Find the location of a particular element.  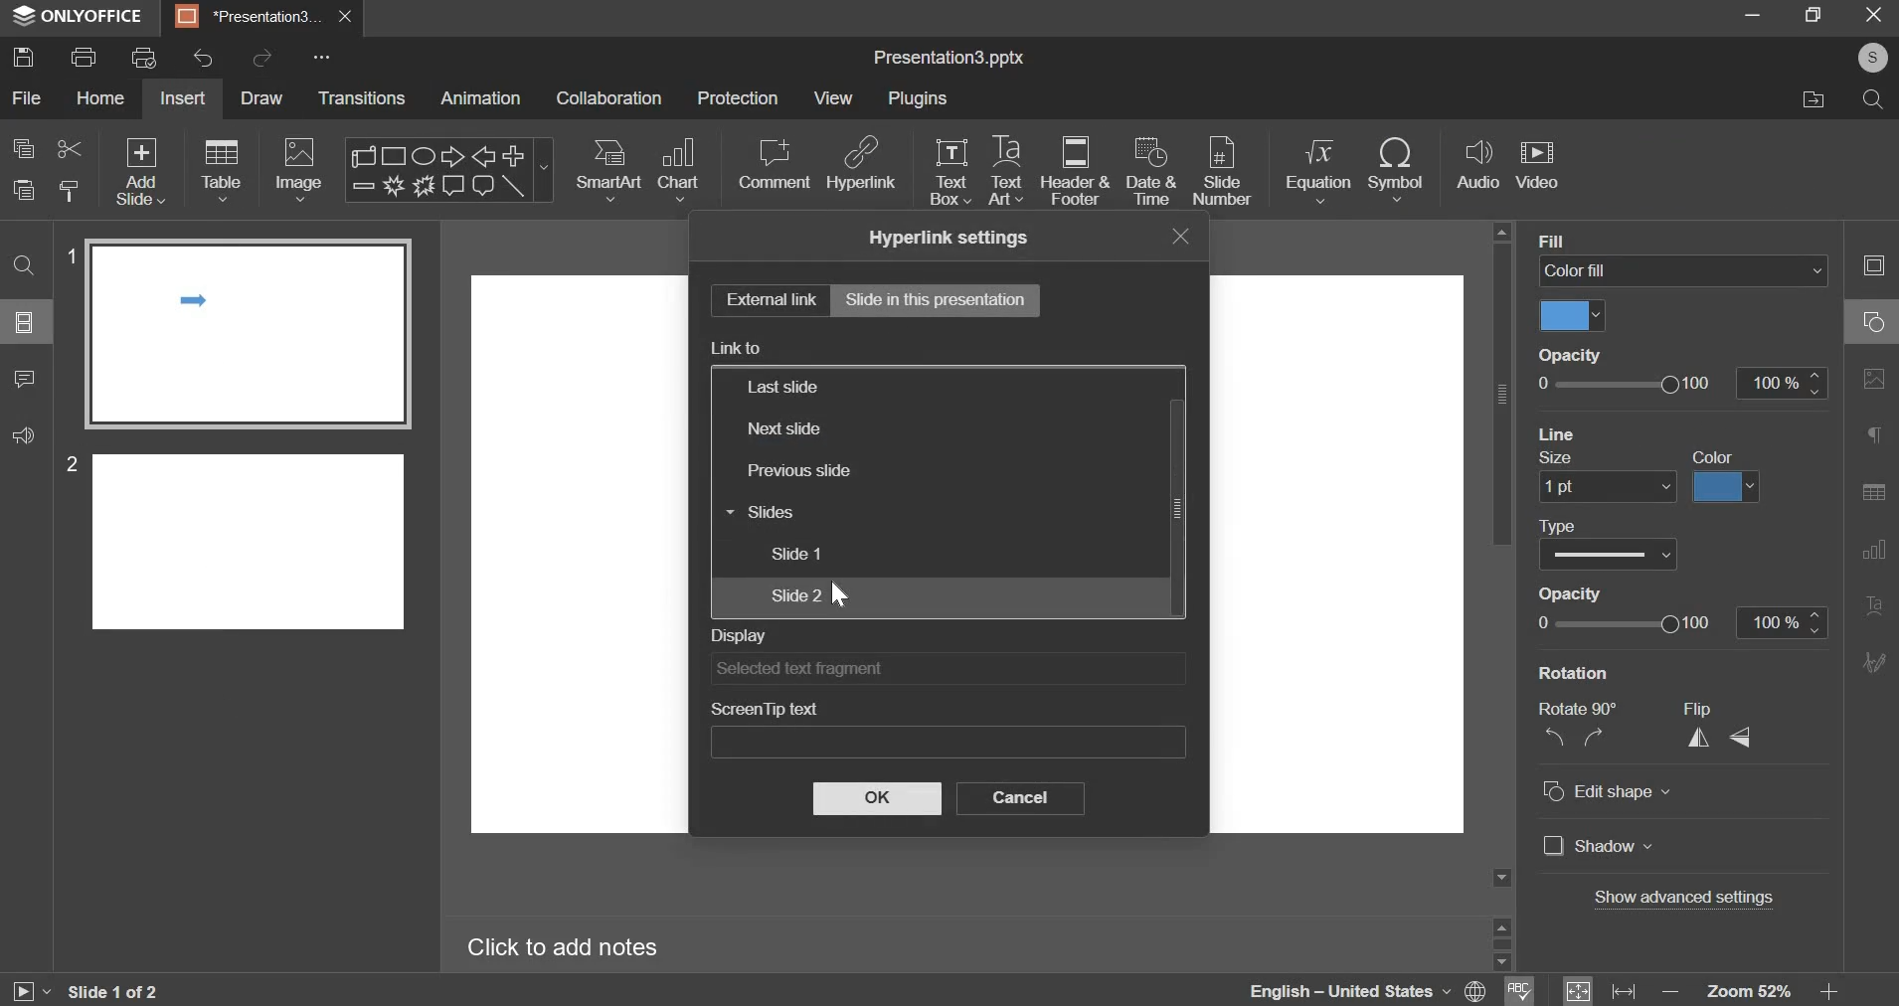

Paragraph settings is located at coordinates (1874, 433).